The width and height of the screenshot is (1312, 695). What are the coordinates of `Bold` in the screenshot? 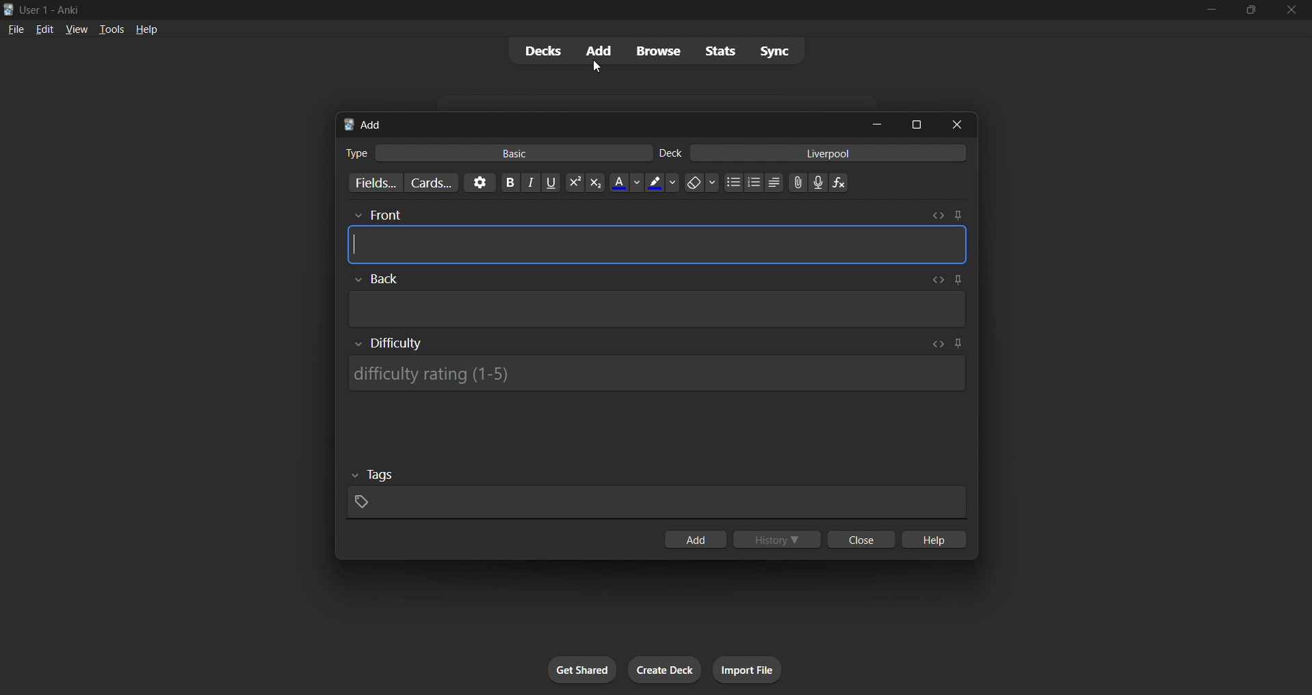 It's located at (510, 181).